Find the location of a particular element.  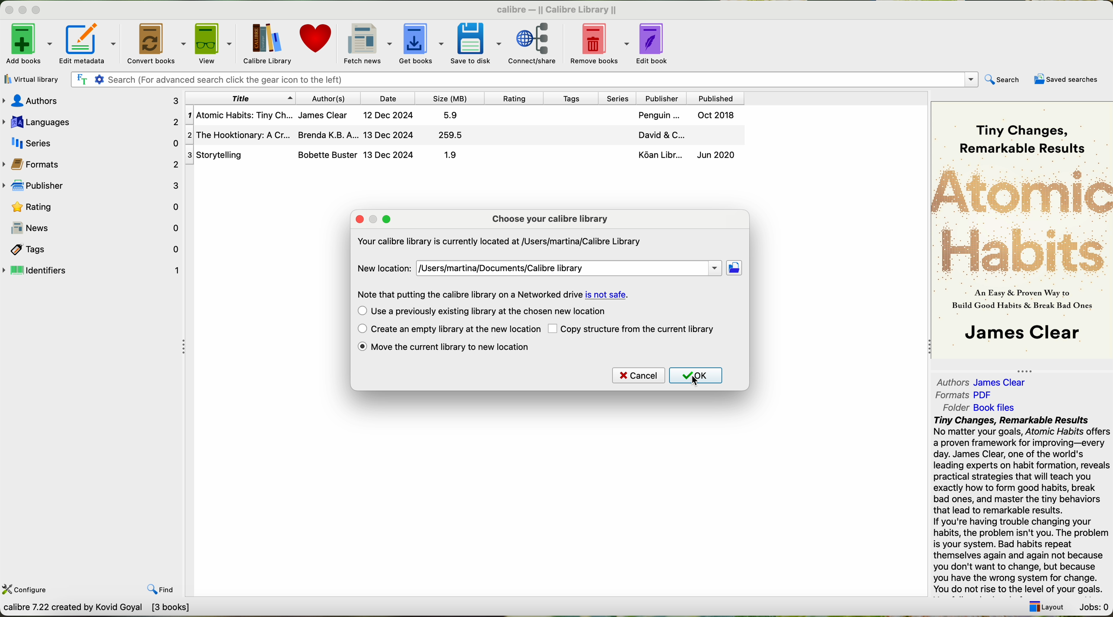

saved searches is located at coordinates (1064, 79).